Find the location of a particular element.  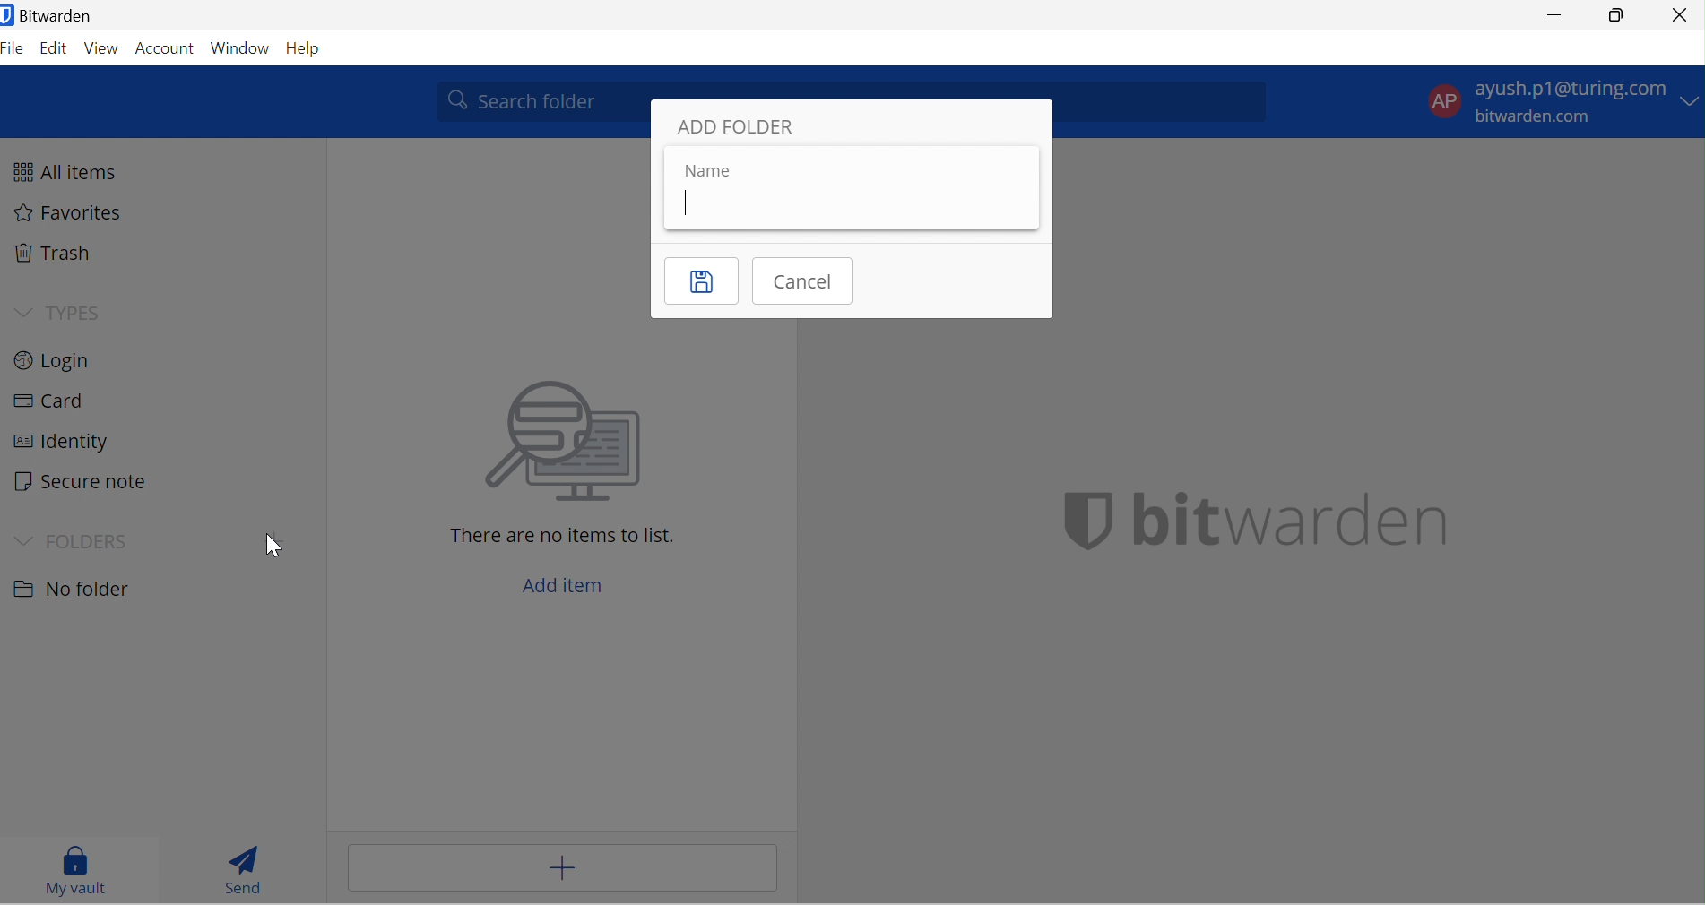

TYPES is located at coordinates (80, 308).